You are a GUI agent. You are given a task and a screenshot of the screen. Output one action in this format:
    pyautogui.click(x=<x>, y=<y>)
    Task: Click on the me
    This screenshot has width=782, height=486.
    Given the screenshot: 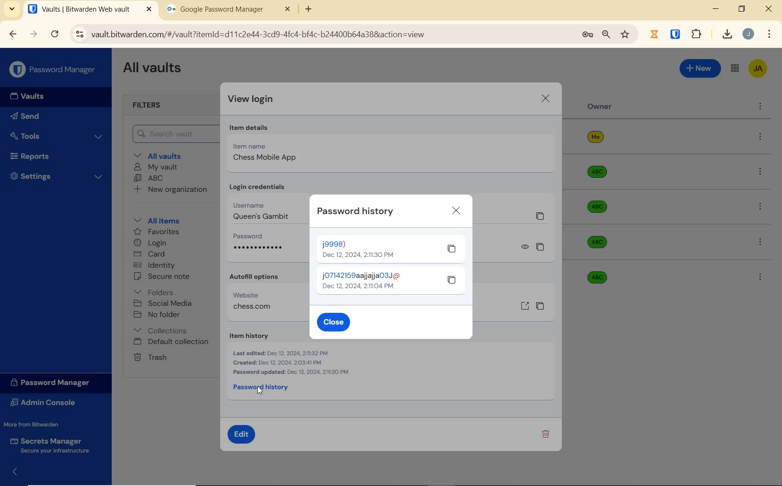 What is the action you would take?
    pyautogui.click(x=595, y=140)
    